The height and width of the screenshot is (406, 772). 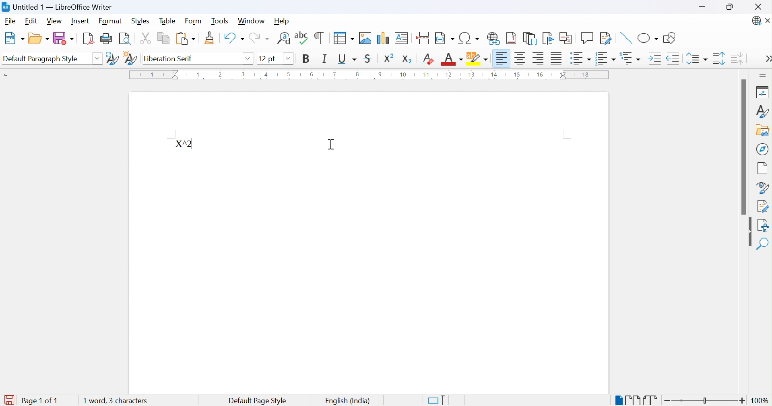 I want to click on Tools, so click(x=219, y=21).